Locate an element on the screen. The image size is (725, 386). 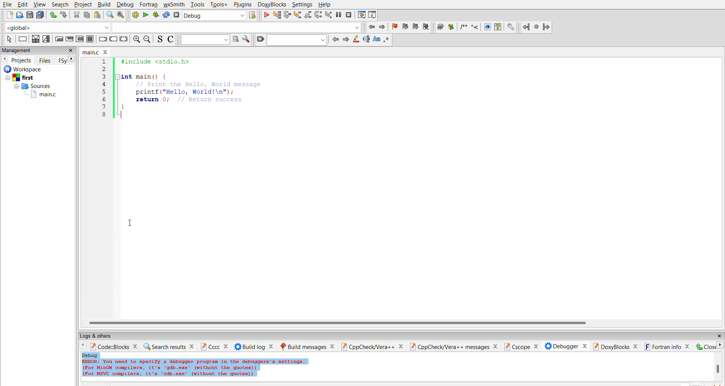
cppcheck/vera++ is located at coordinates (372, 345).